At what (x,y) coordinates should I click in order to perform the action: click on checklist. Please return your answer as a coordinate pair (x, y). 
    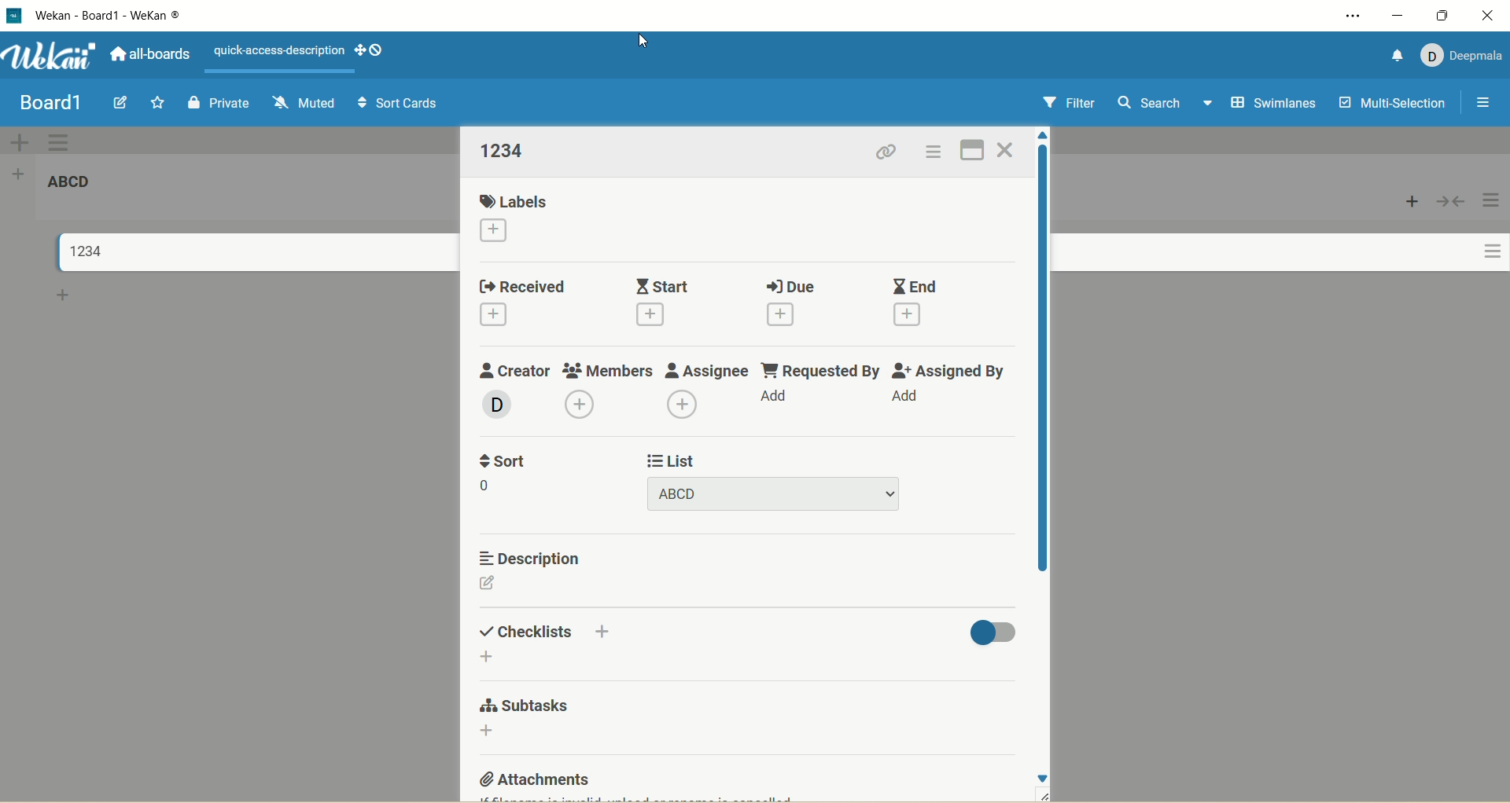
    Looking at the image, I should click on (528, 632).